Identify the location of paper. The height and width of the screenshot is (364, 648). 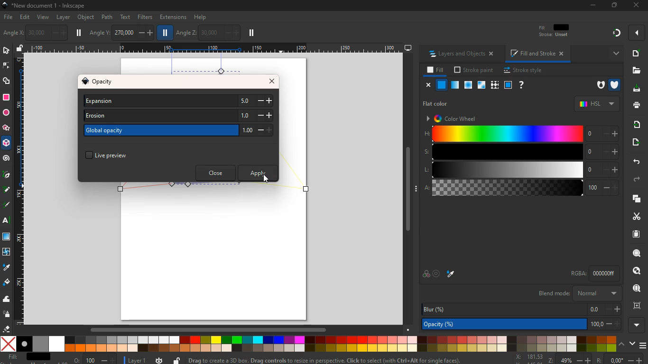
(632, 234).